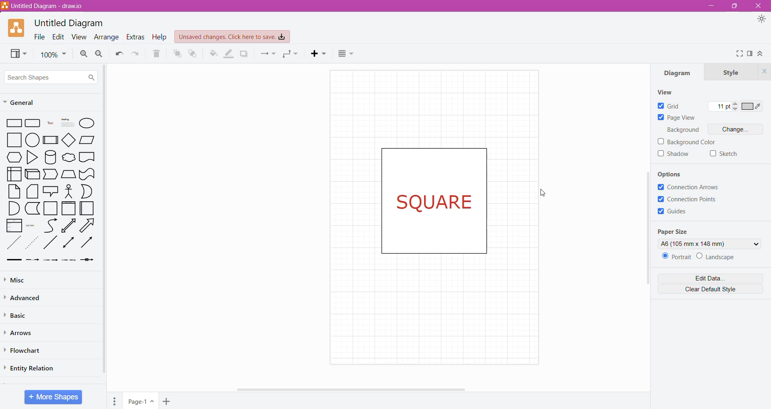 This screenshot has height=409, width=771. Describe the element at coordinates (673, 213) in the screenshot. I see `Guides - Click to enable/disable` at that location.